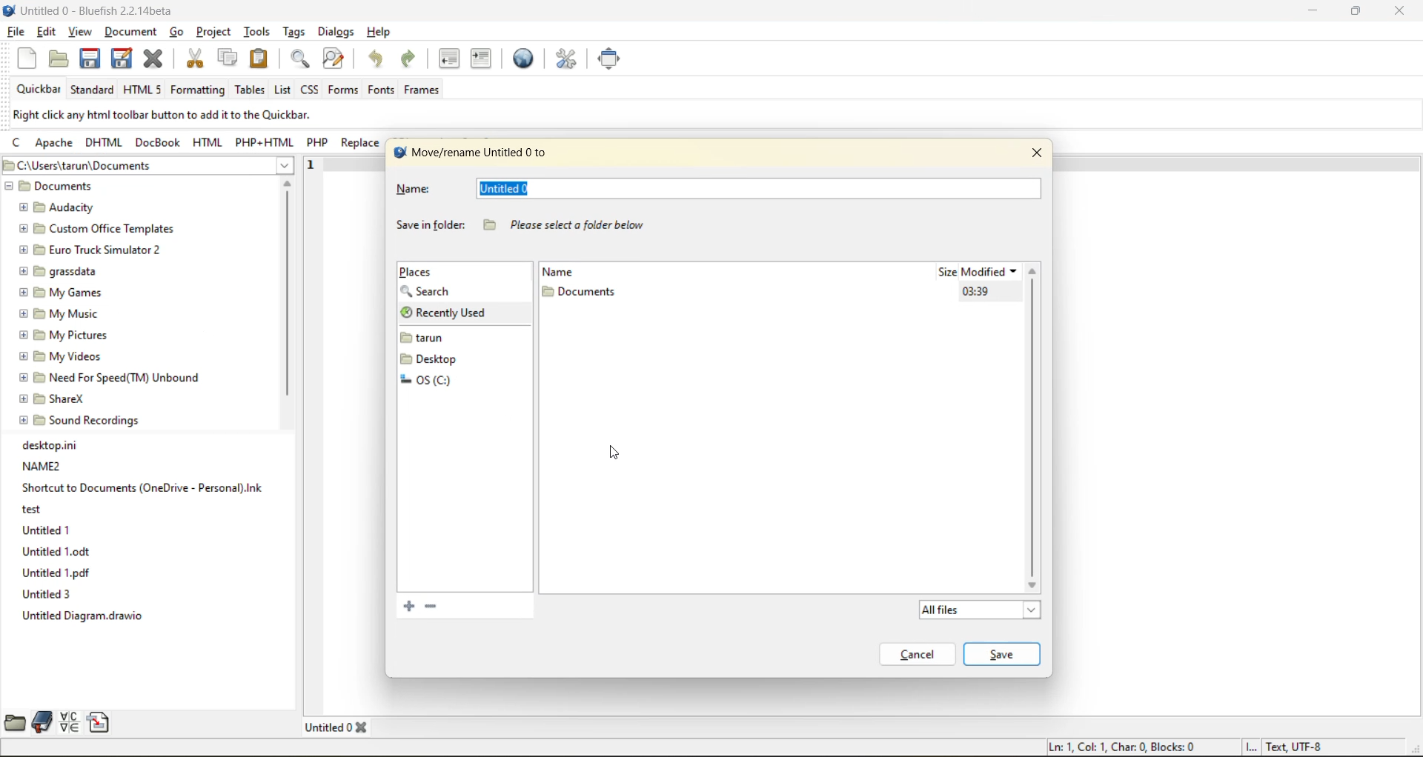 The width and height of the screenshot is (1423, 757). I want to click on 1, so click(314, 167).